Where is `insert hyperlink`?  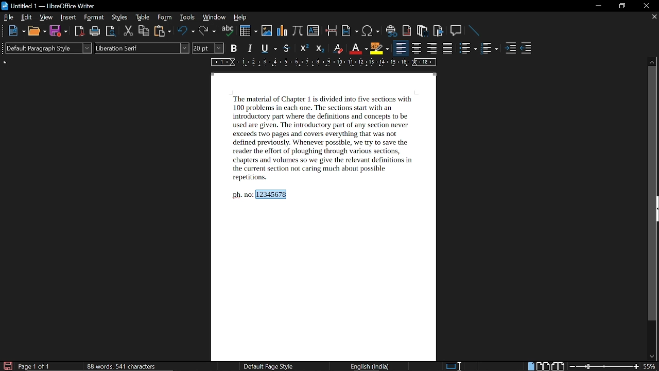
insert hyperlink is located at coordinates (390, 30).